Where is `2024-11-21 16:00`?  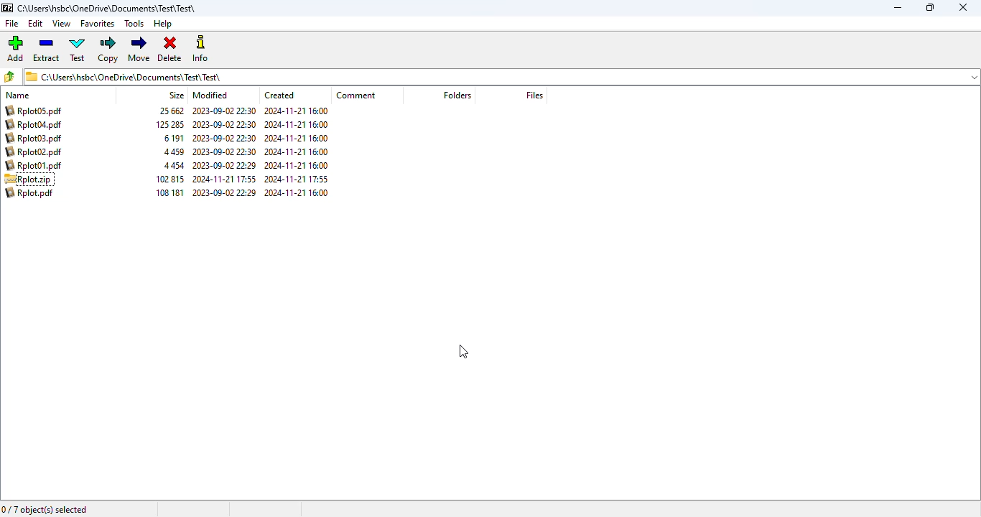
2024-11-21 16:00 is located at coordinates (297, 165).